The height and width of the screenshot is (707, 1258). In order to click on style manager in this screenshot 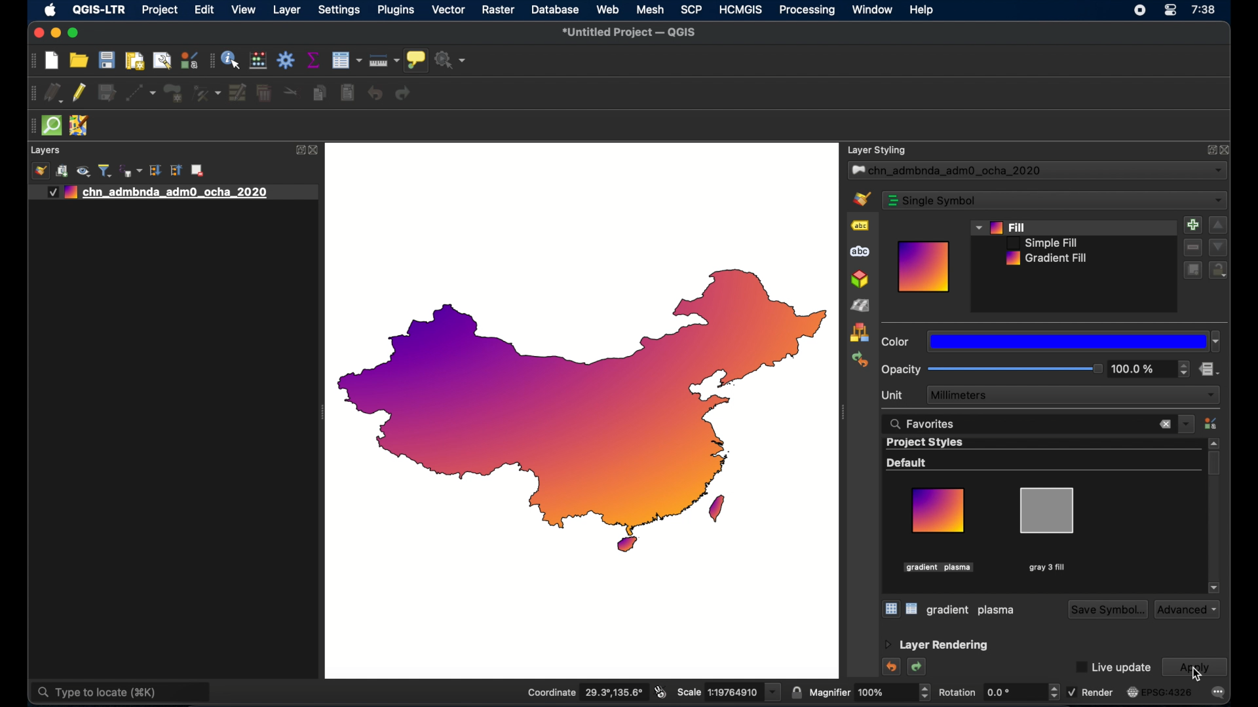, I will do `click(258, 61)`.